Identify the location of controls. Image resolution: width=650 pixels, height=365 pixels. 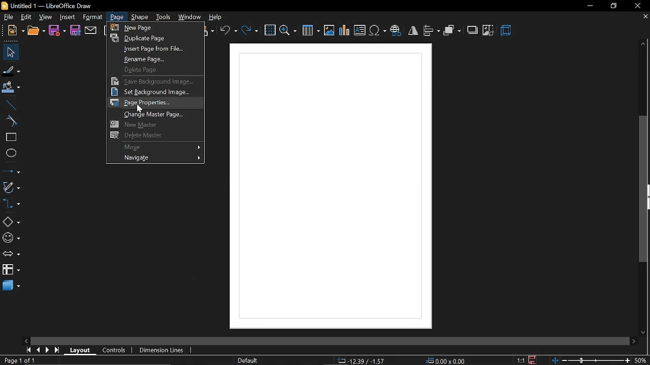
(114, 349).